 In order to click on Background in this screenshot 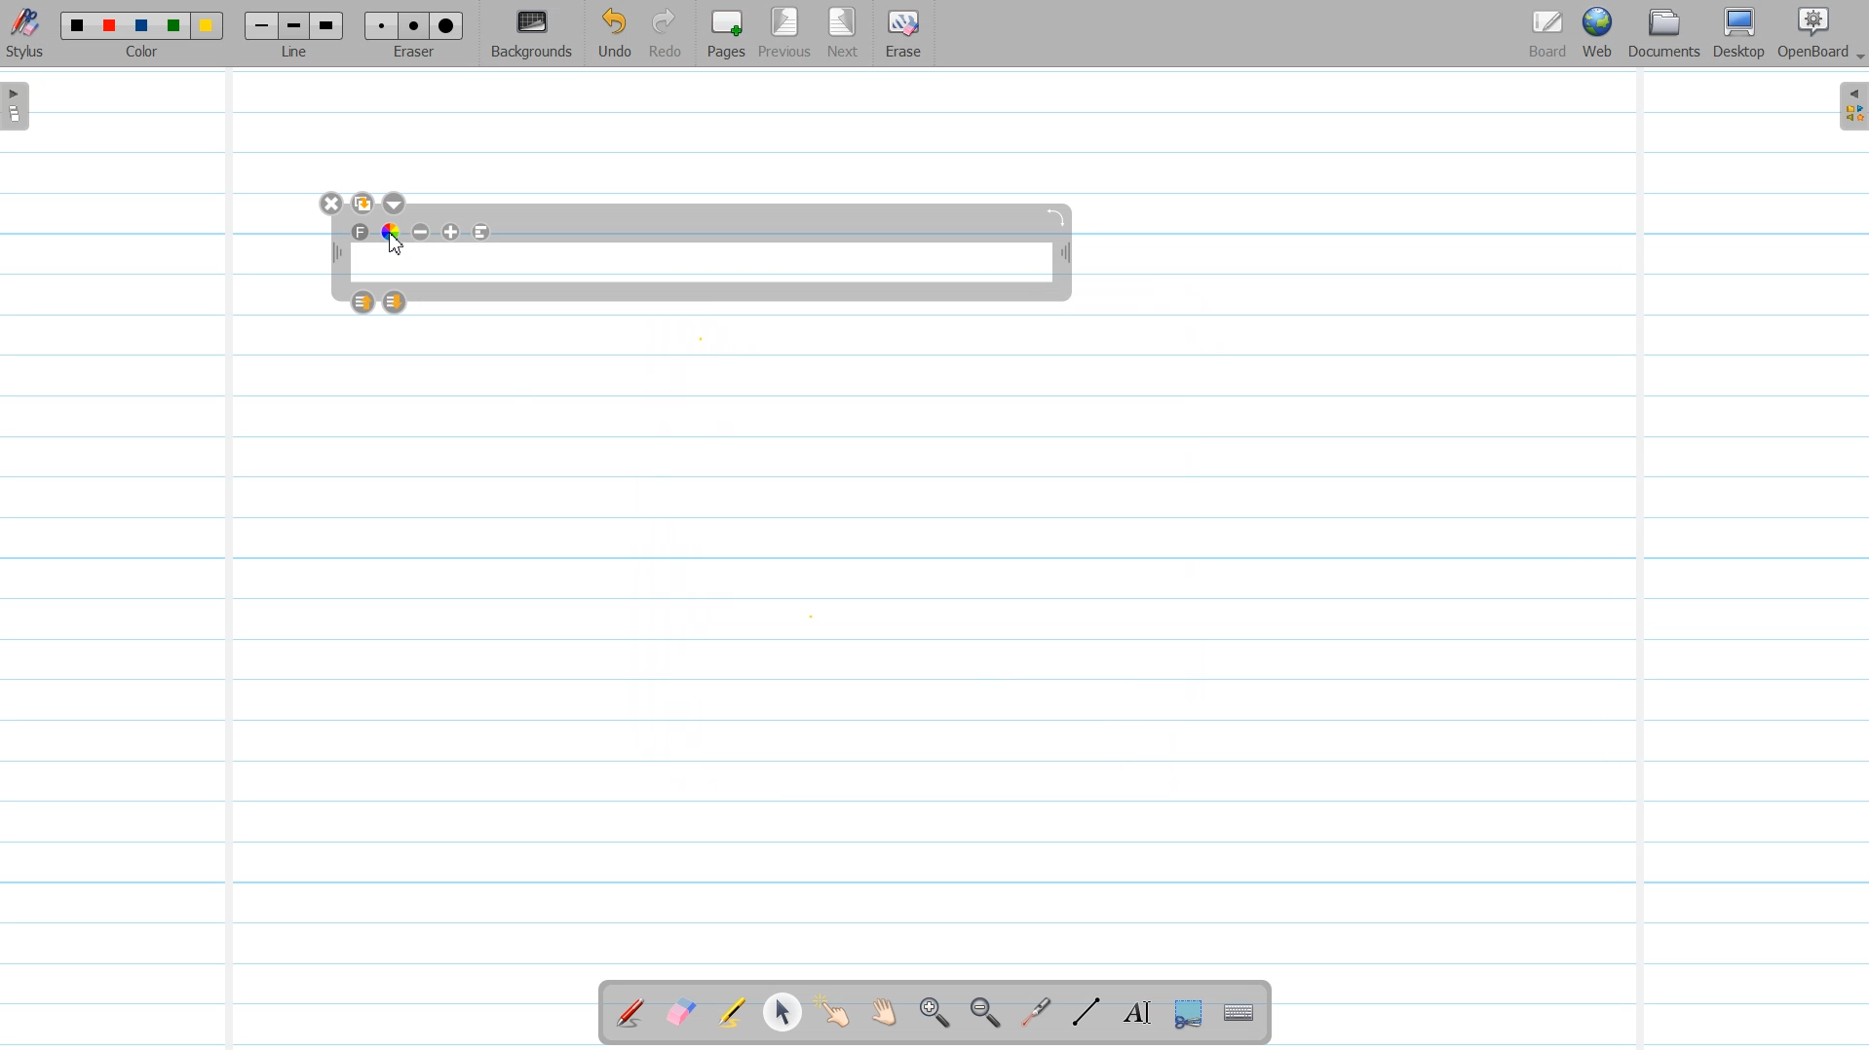, I will do `click(533, 34)`.